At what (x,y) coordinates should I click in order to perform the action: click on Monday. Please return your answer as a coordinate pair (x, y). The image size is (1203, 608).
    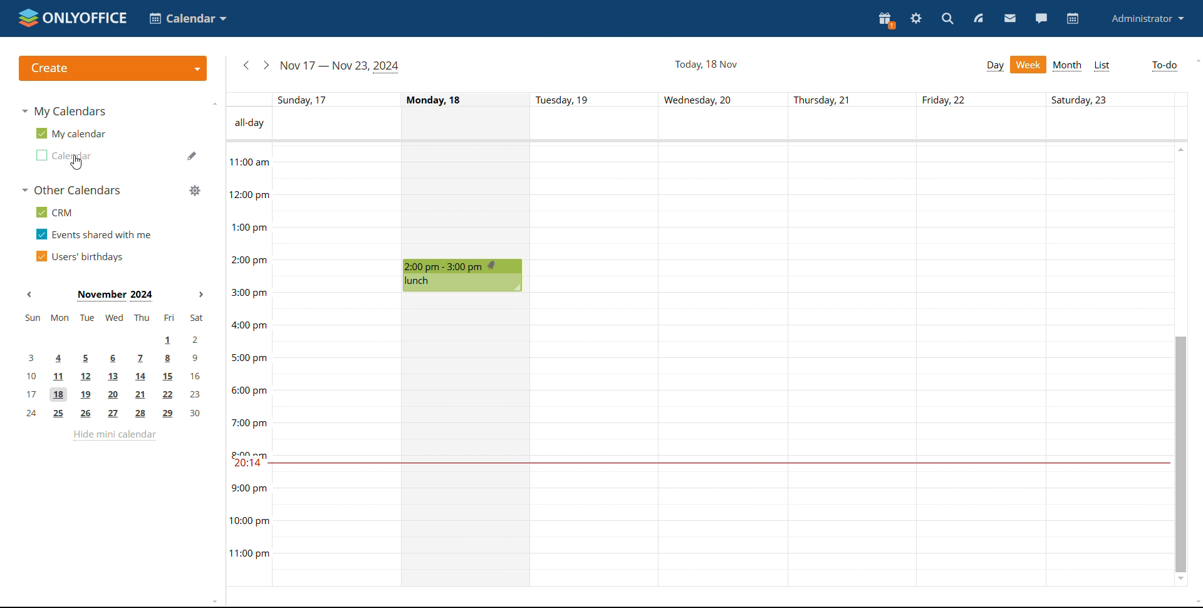
    Looking at the image, I should click on (466, 201).